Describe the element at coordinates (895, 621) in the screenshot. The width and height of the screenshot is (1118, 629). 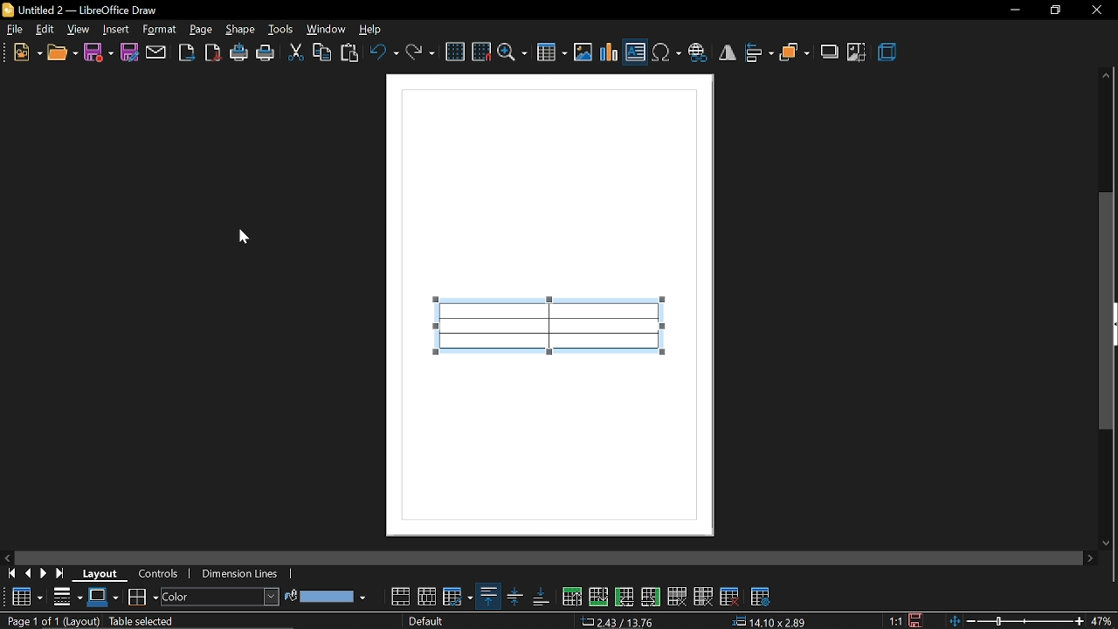
I see `1:1` at that location.